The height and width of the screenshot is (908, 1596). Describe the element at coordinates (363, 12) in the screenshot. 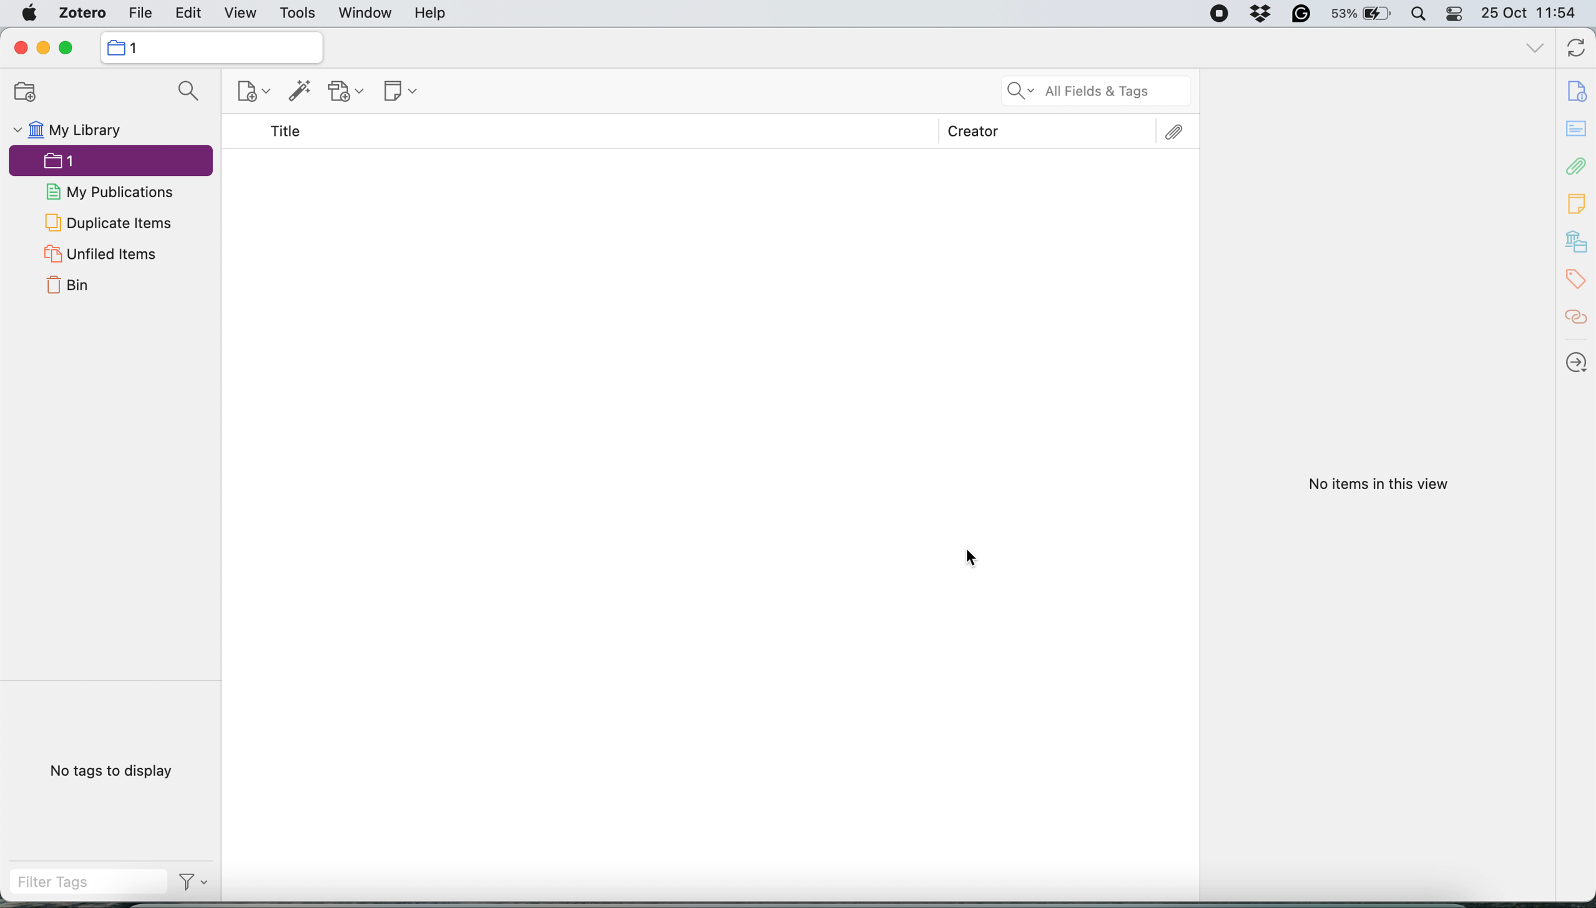

I see `window` at that location.